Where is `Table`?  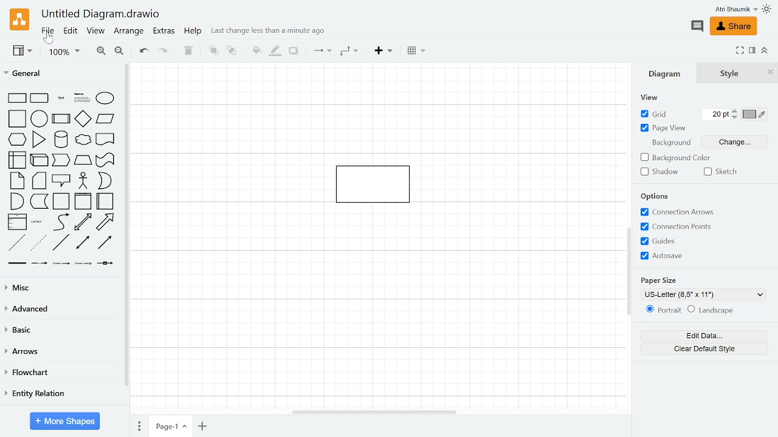 Table is located at coordinates (417, 52).